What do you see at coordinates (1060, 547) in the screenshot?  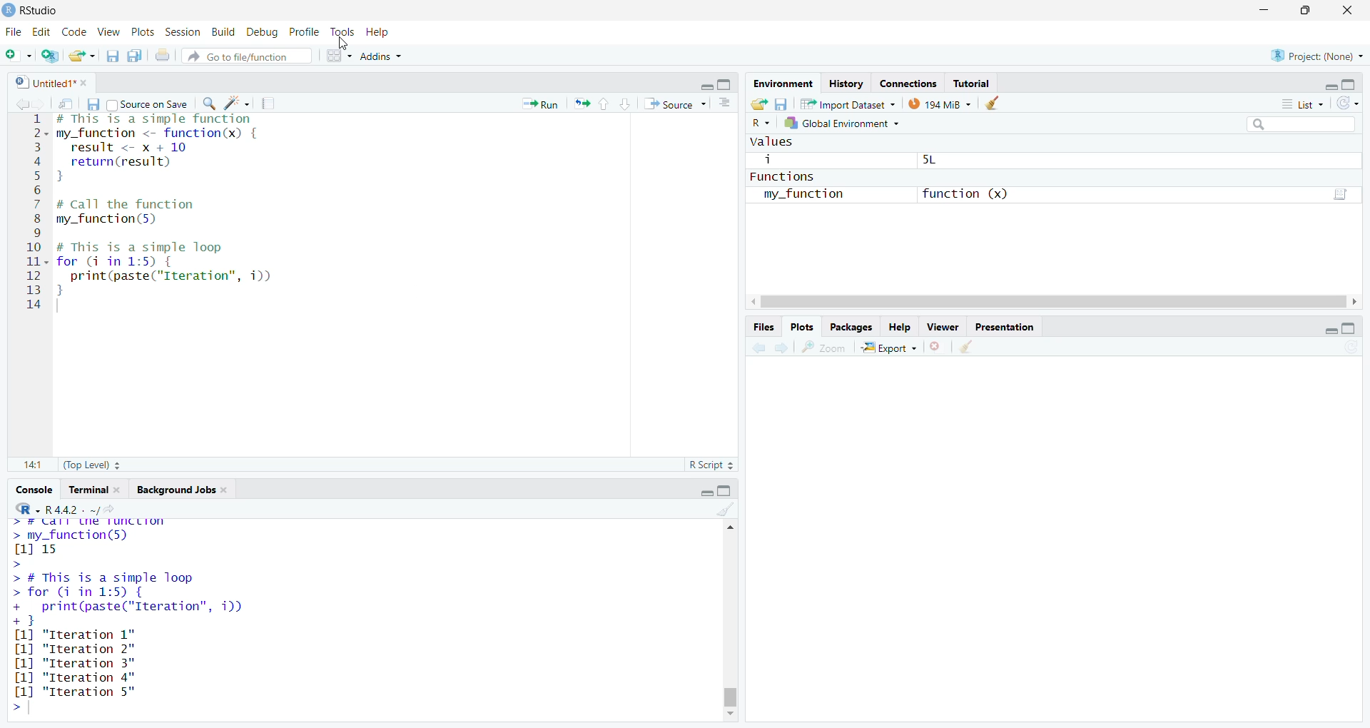 I see `empty plot area` at bounding box center [1060, 547].